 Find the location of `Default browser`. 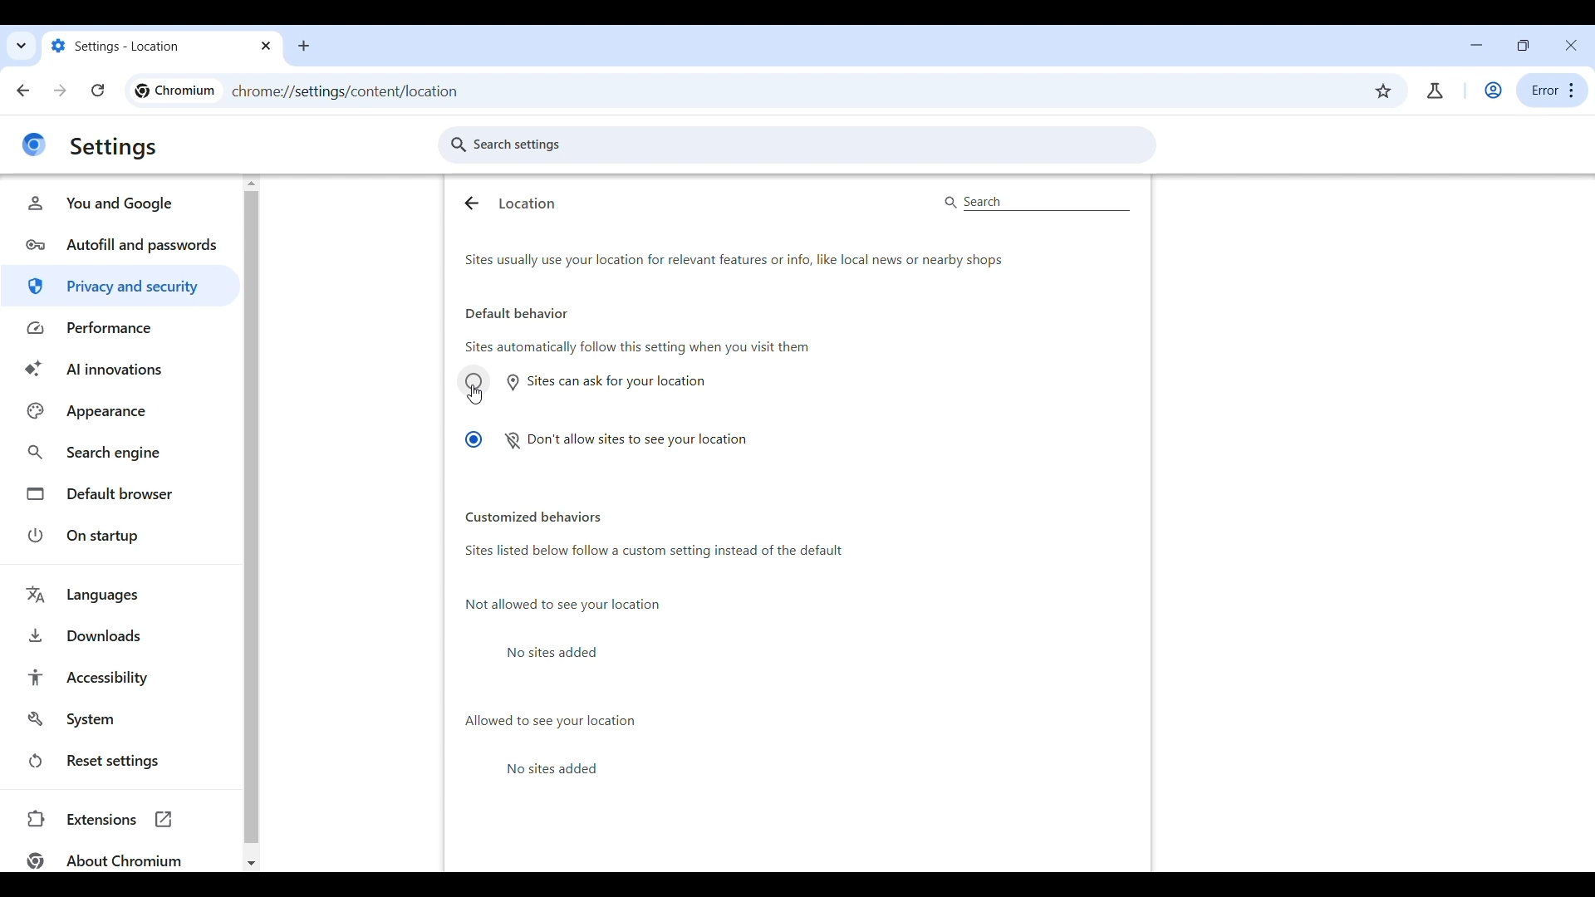

Default browser is located at coordinates (119, 493).